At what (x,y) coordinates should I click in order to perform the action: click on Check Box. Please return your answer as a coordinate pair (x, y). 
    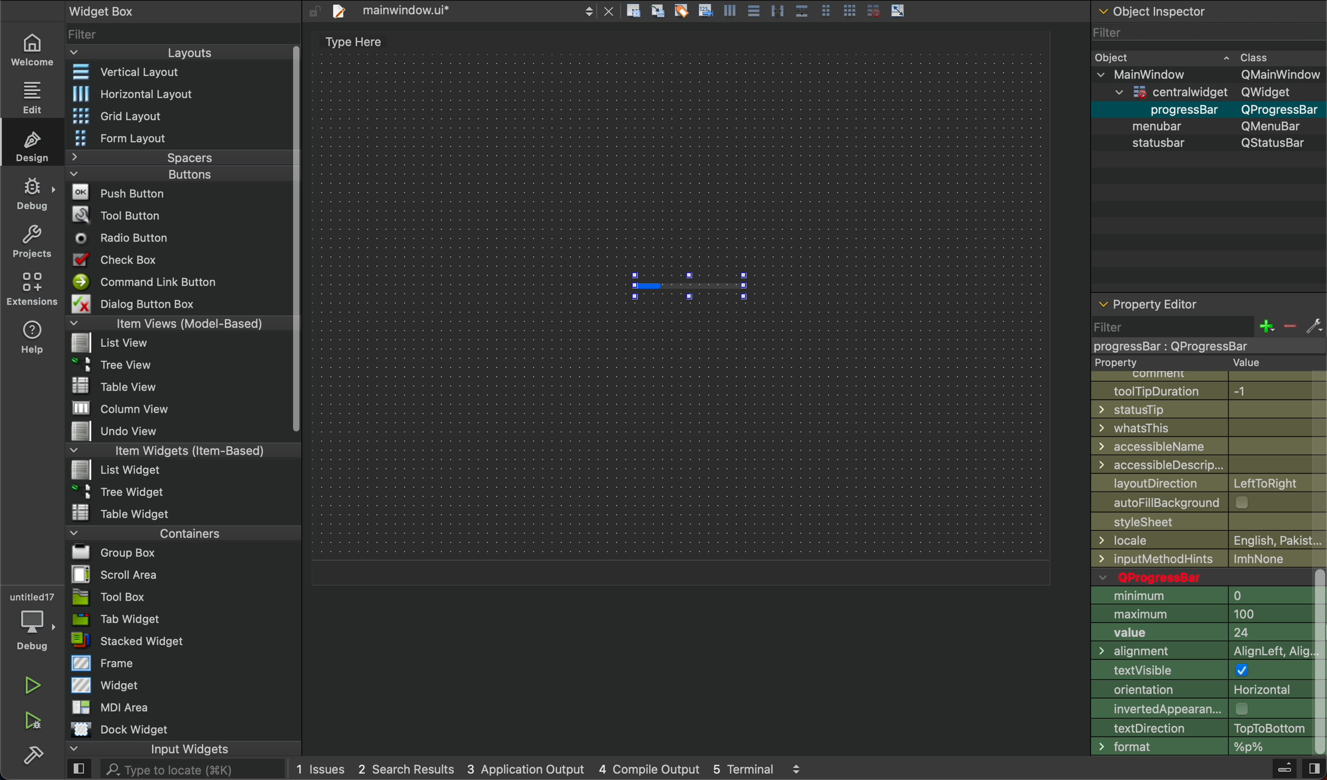
    Looking at the image, I should click on (128, 259).